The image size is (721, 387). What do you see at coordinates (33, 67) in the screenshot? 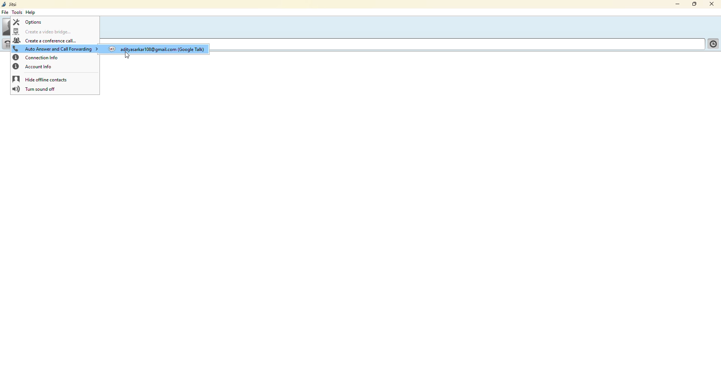
I see `account info` at bounding box center [33, 67].